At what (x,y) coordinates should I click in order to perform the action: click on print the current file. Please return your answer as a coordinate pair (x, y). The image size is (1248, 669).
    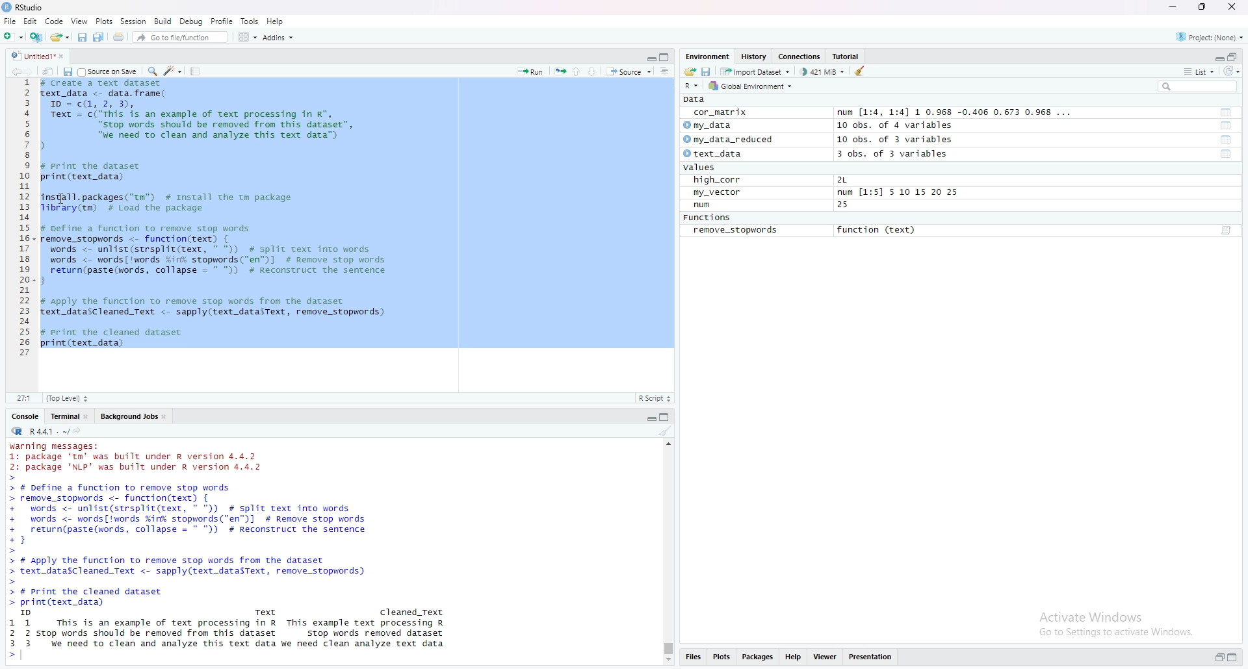
    Looking at the image, I should click on (120, 39).